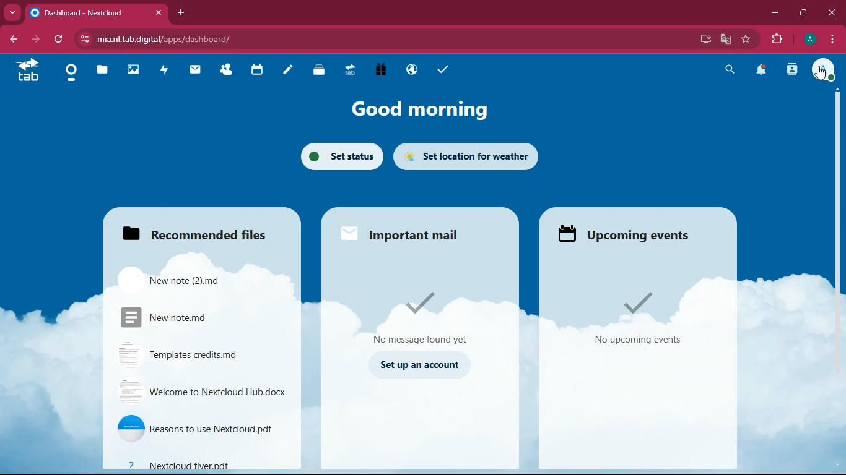  Describe the element at coordinates (100, 72) in the screenshot. I see `files` at that location.